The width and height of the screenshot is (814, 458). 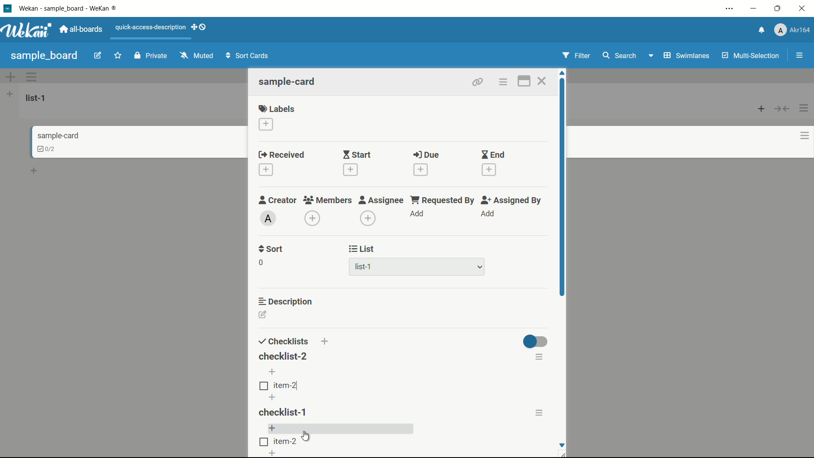 What do you see at coordinates (323, 341) in the screenshot?
I see `add` at bounding box center [323, 341].